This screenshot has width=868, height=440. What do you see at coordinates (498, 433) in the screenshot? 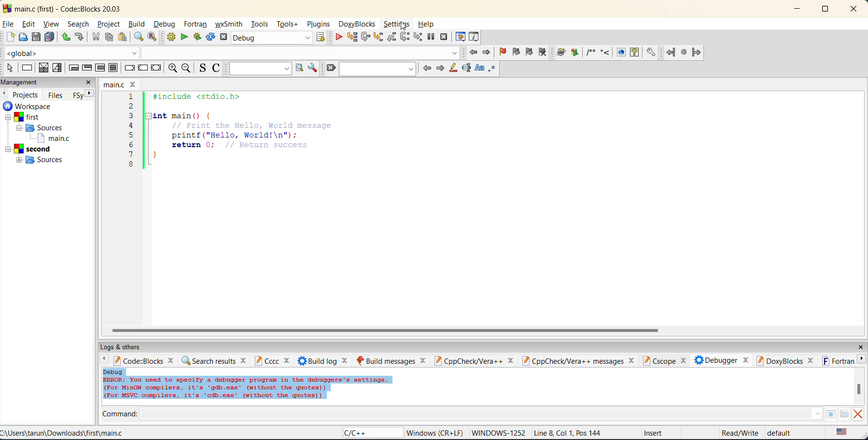
I see `'WINDOWS-1252` at bounding box center [498, 433].